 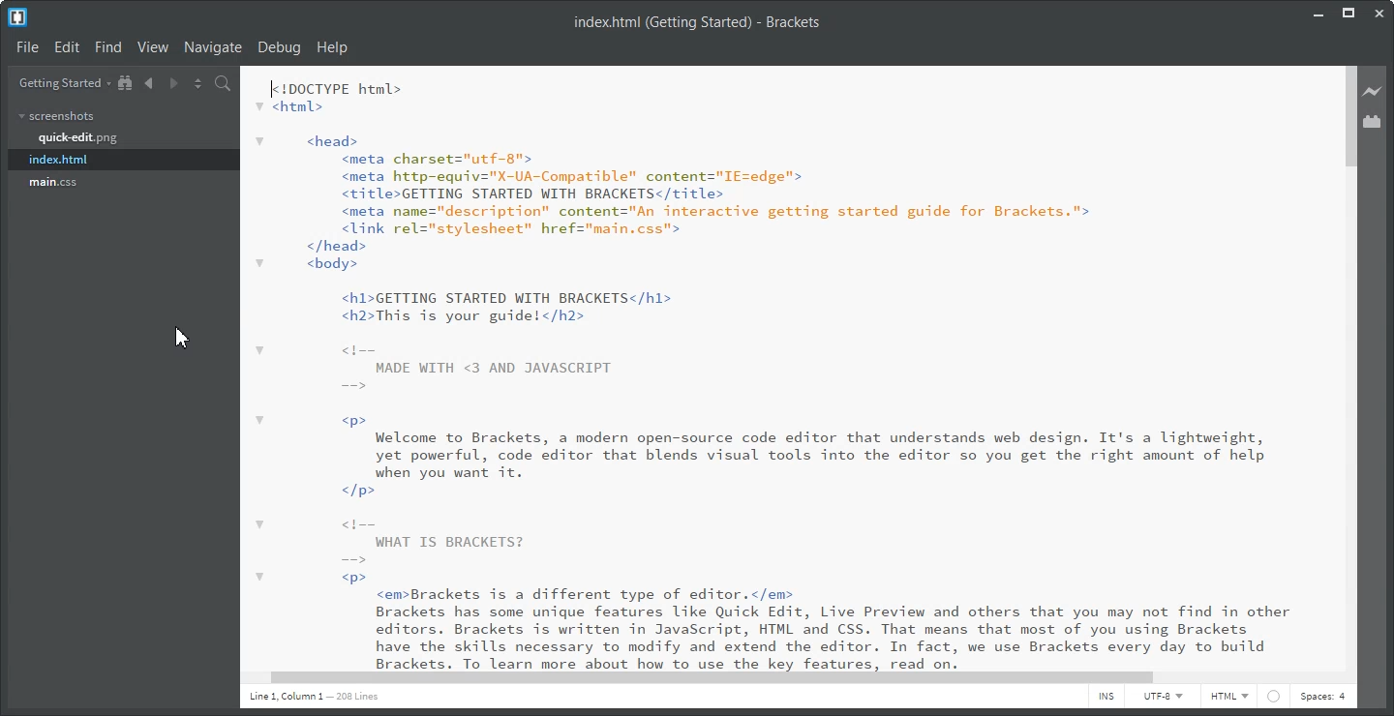 What do you see at coordinates (1230, 698) in the screenshot?
I see `HTML` at bounding box center [1230, 698].